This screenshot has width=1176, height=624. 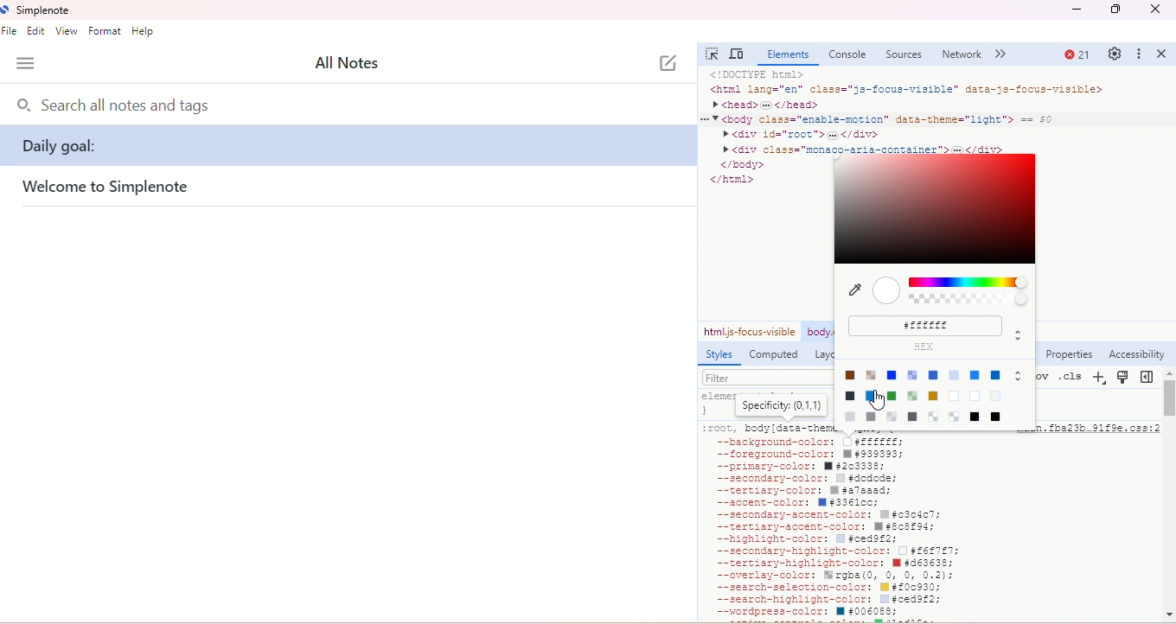 What do you see at coordinates (1069, 354) in the screenshot?
I see `properties` at bounding box center [1069, 354].